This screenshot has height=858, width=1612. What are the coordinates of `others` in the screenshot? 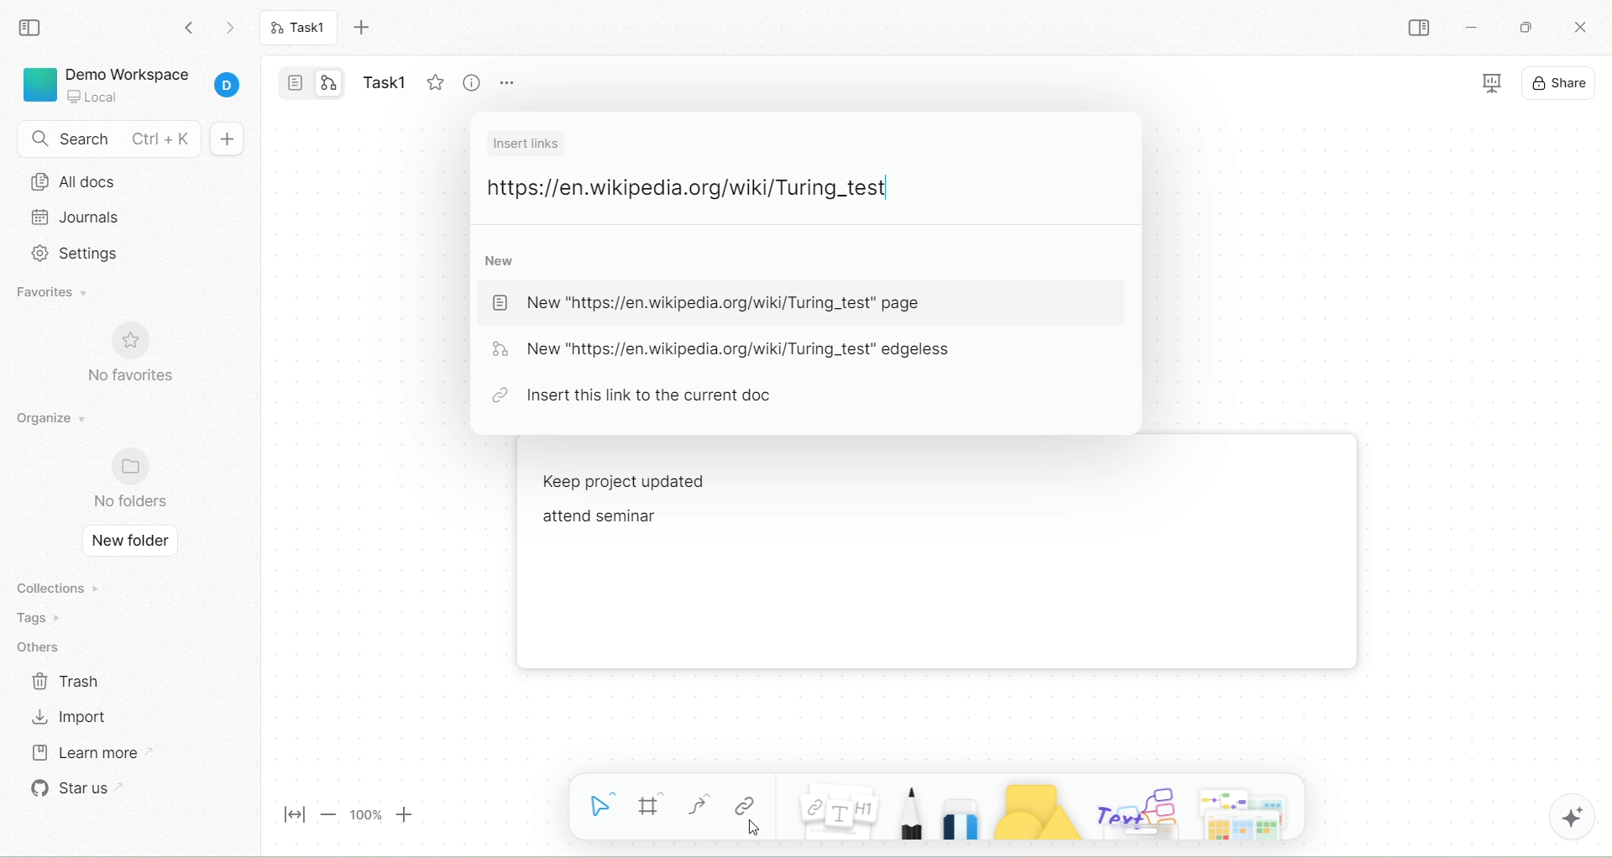 It's located at (1135, 810).